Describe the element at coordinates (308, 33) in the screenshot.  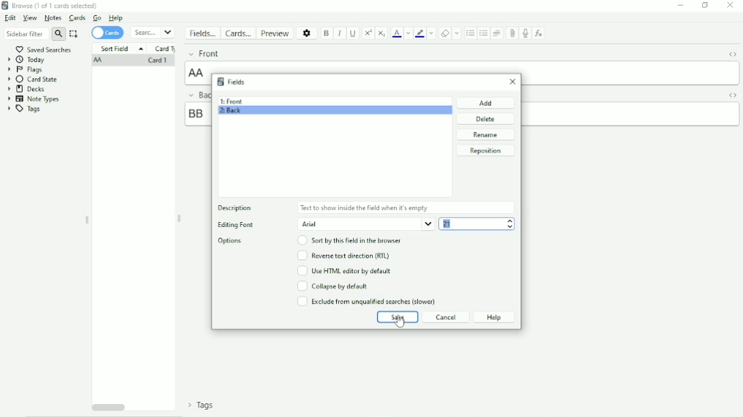
I see `Options` at that location.